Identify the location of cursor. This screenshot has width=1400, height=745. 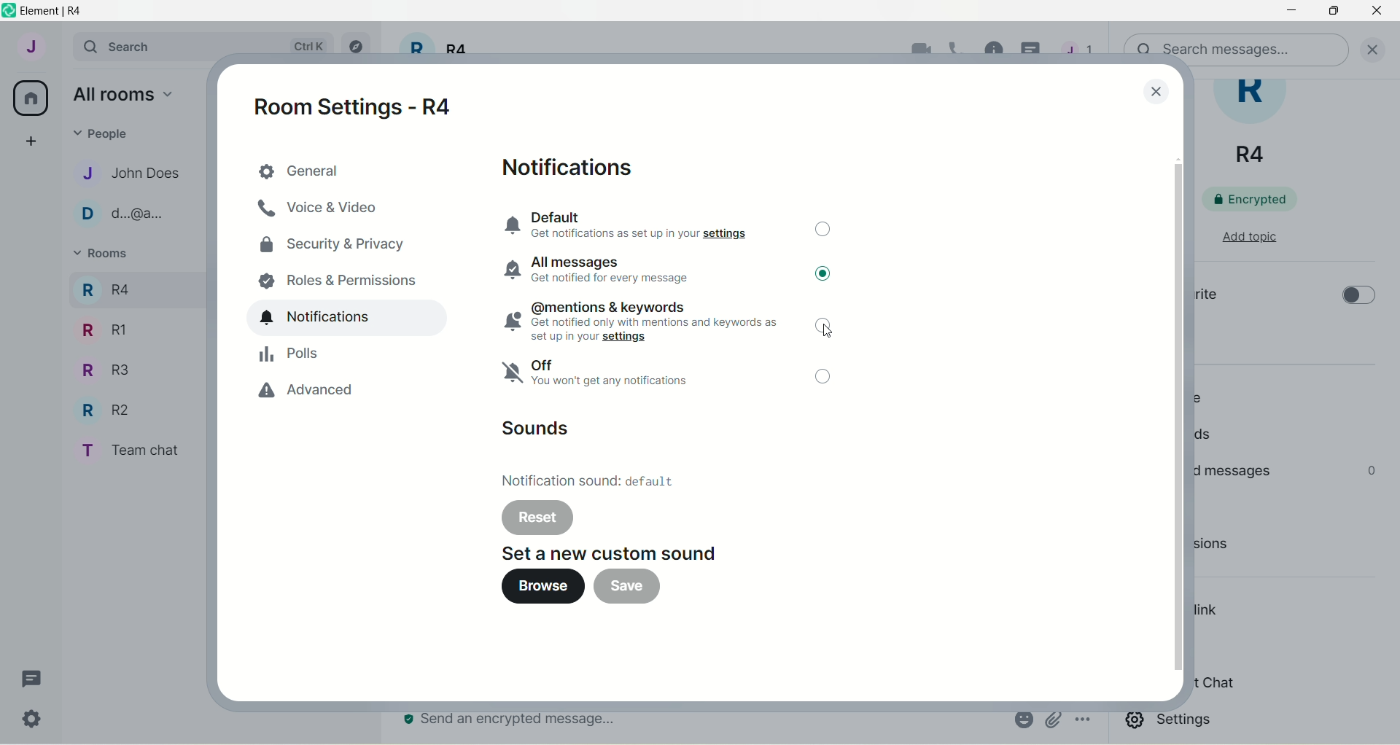
(1033, 51).